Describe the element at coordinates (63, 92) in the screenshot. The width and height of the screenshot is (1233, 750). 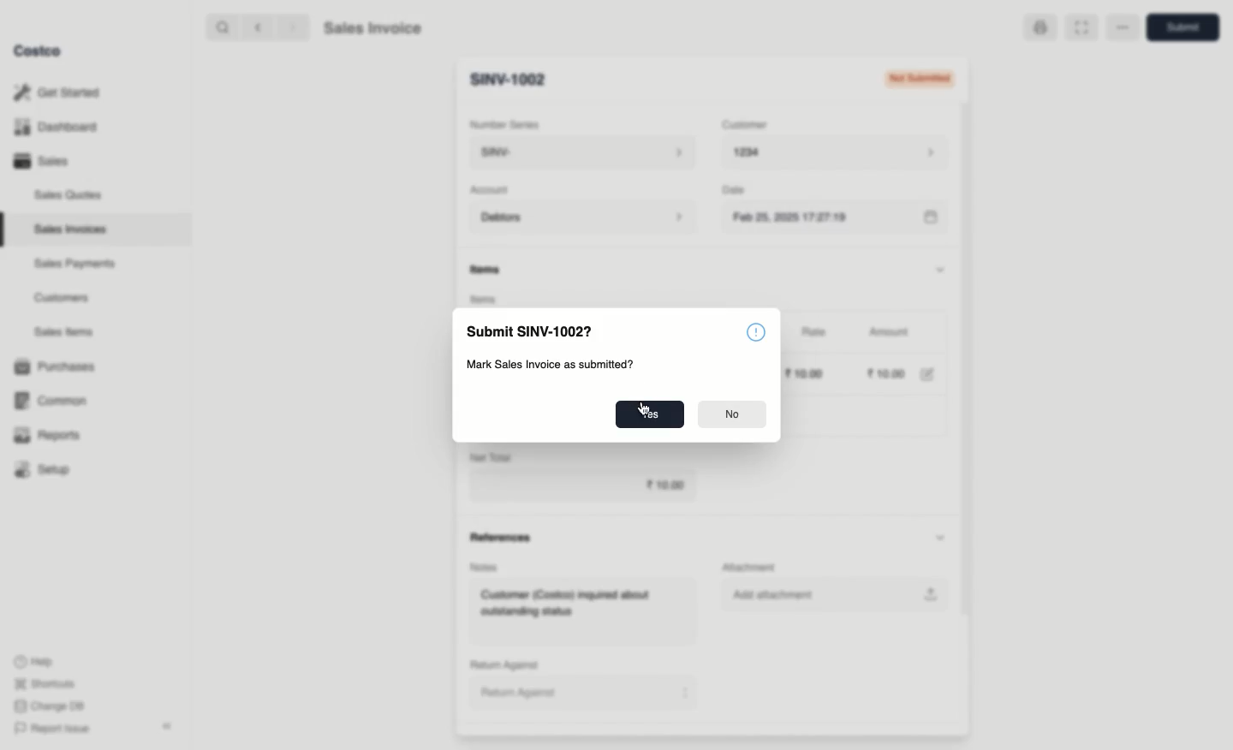
I see `Get Started` at that location.